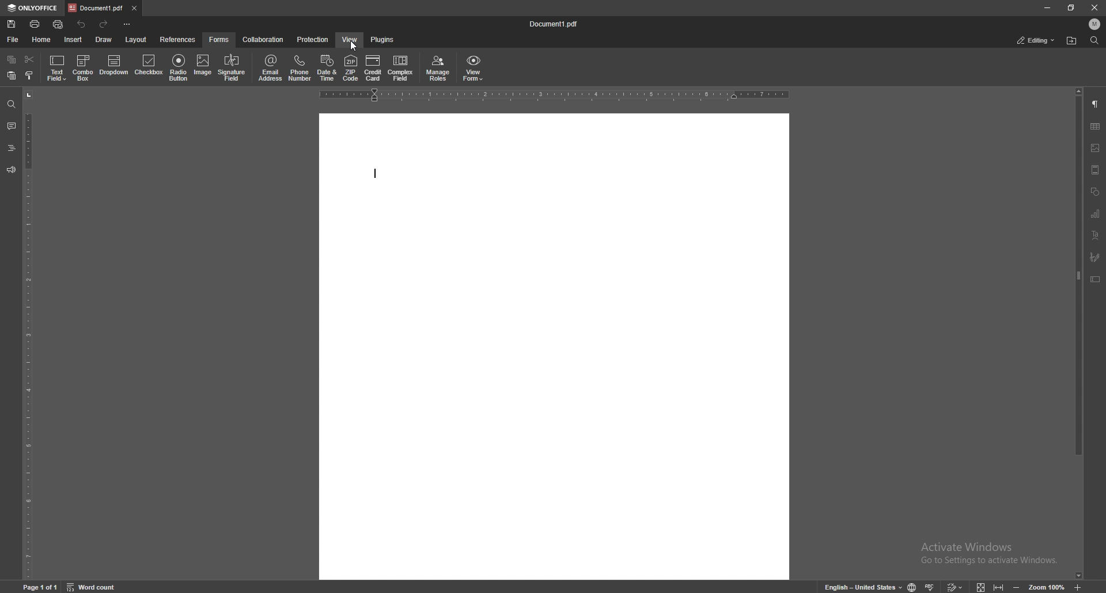 This screenshot has height=593, width=1106. Describe the element at coordinates (42, 39) in the screenshot. I see `home` at that location.